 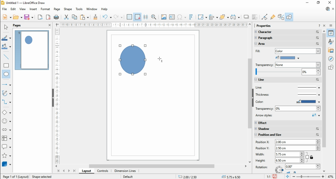 I want to click on Cursor, so click(x=161, y=58).